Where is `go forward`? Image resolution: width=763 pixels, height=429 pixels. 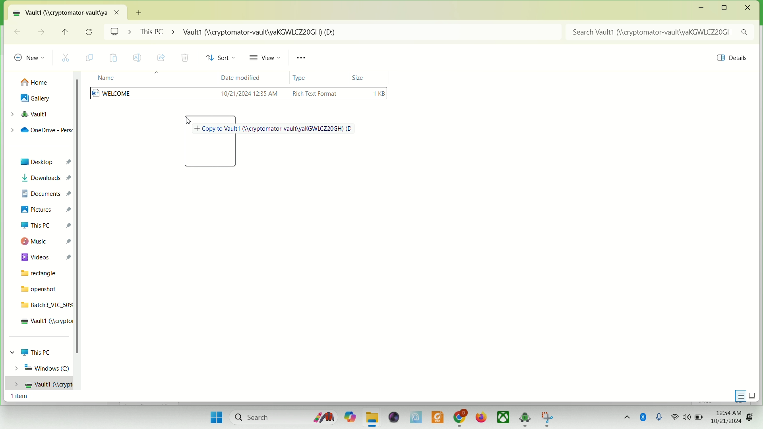
go forward is located at coordinates (40, 31).